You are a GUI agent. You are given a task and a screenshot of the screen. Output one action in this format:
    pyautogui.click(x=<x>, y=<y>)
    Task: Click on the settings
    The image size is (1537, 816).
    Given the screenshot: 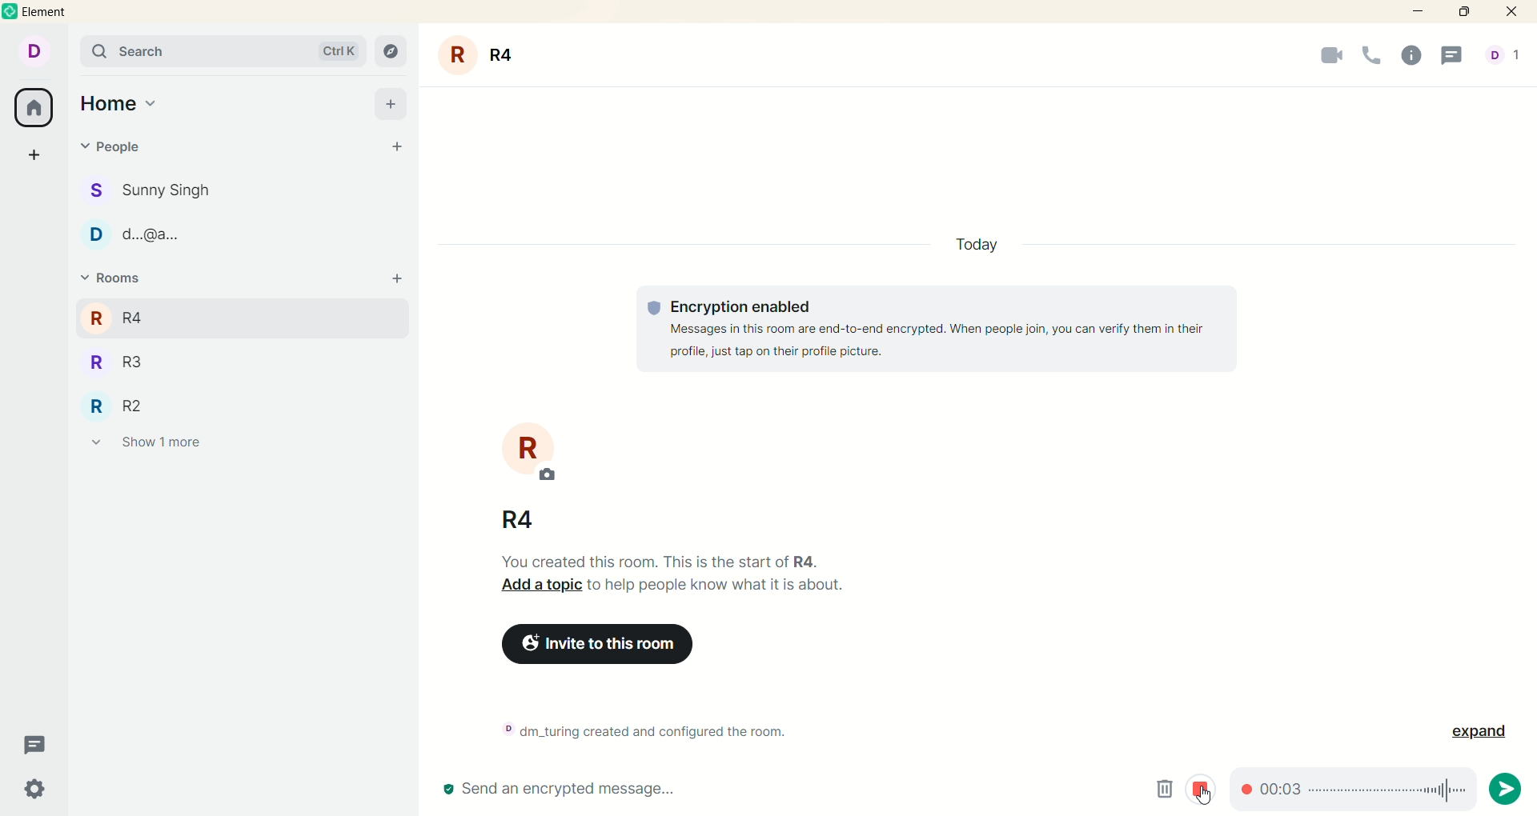 What is the action you would take?
    pyautogui.click(x=35, y=790)
    